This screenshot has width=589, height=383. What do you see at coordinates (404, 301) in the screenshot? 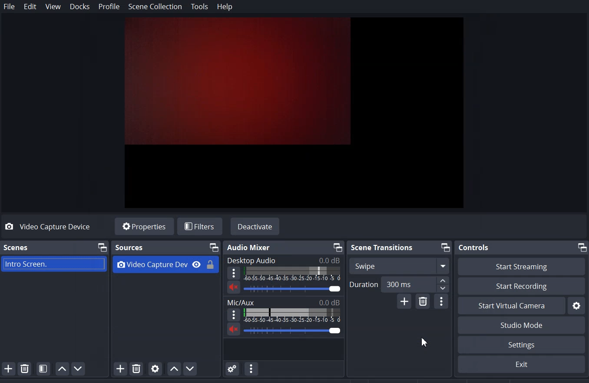
I see `Add Configurable transition` at bounding box center [404, 301].